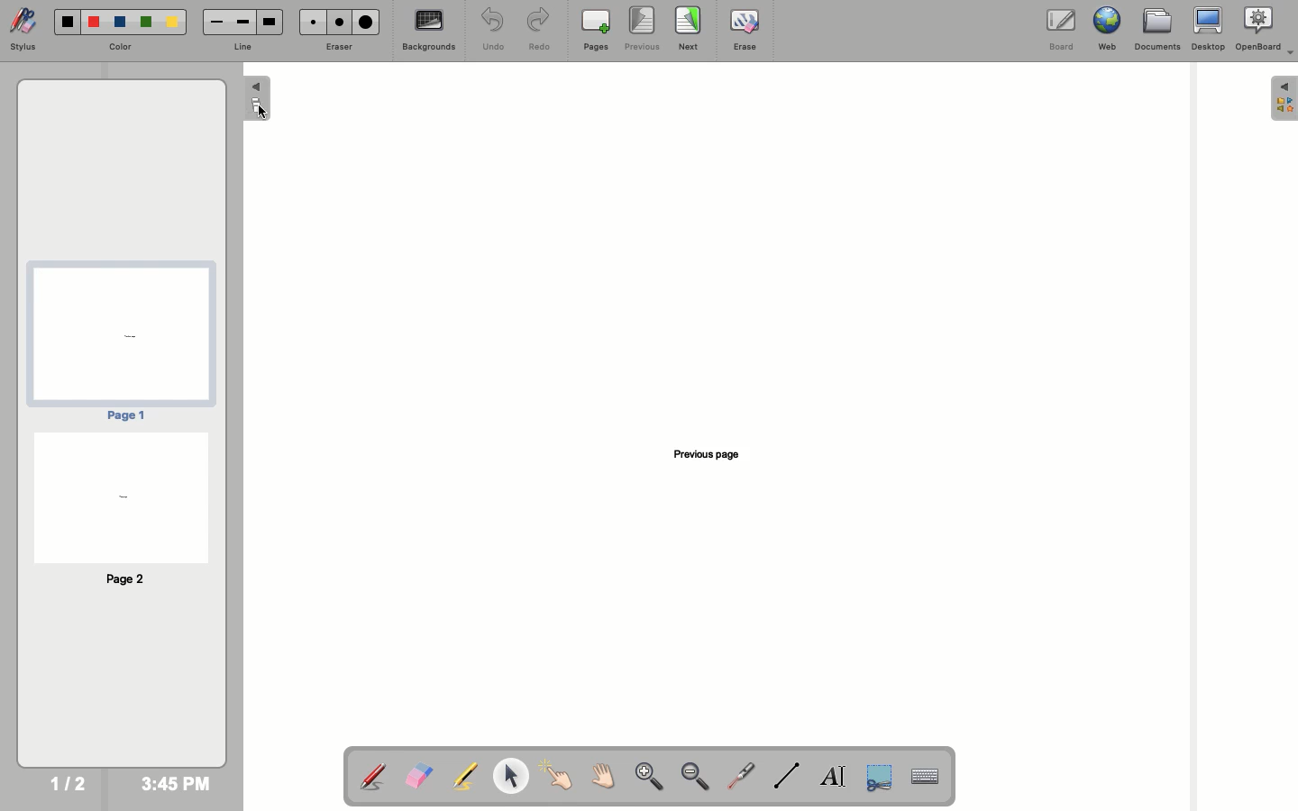 This screenshot has width=1298, height=811. What do you see at coordinates (494, 29) in the screenshot?
I see `Undo` at bounding box center [494, 29].